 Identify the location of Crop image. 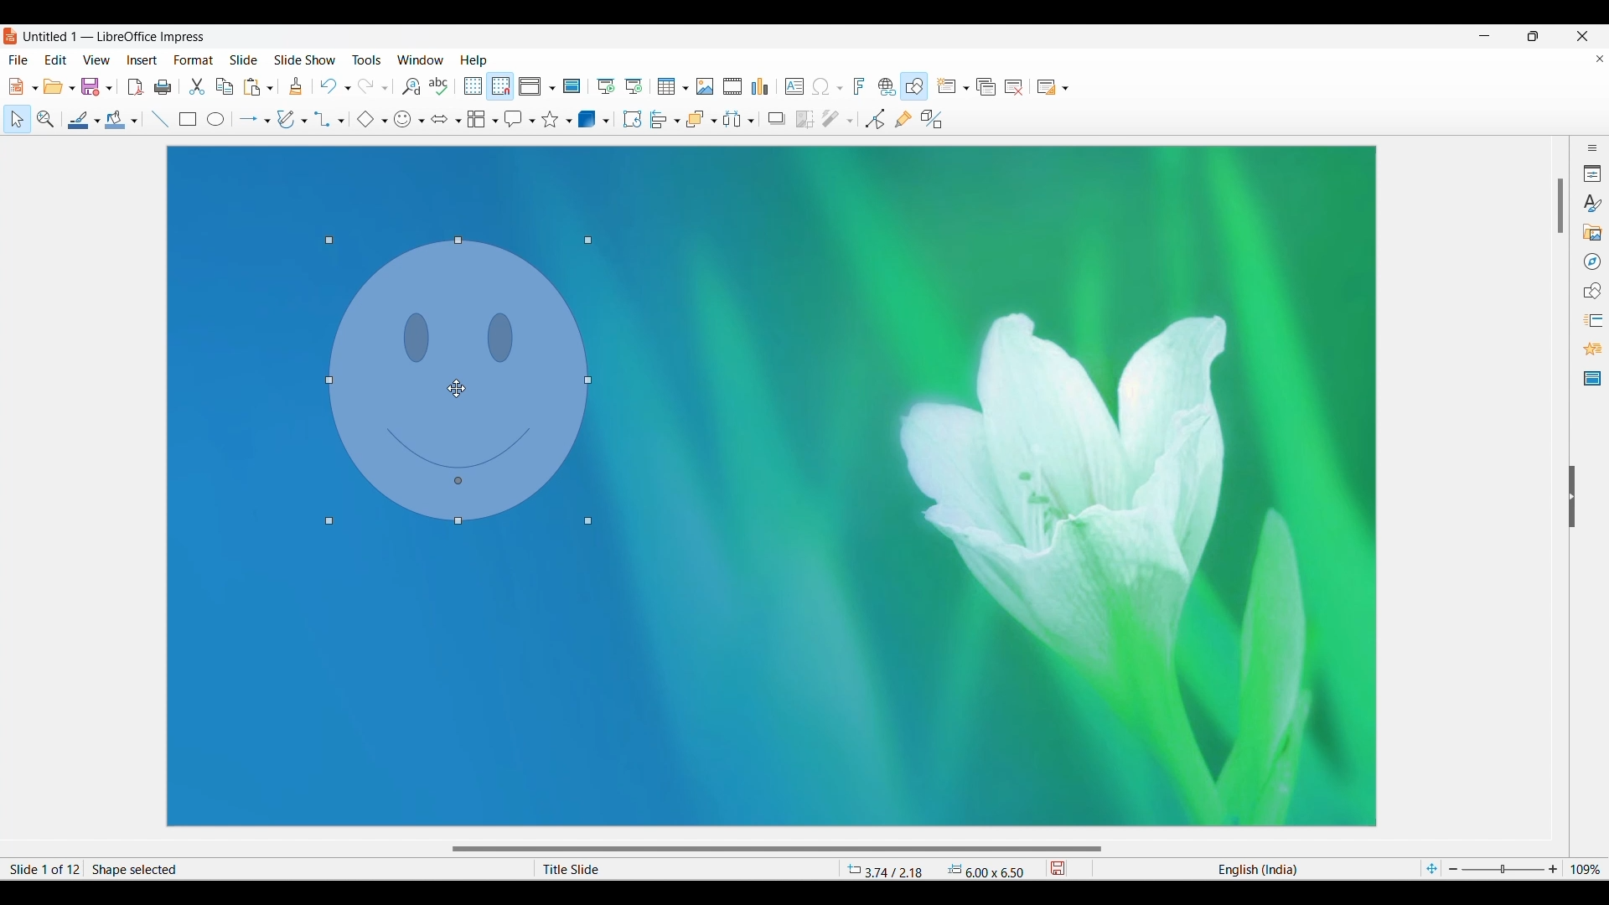
(804, 119).